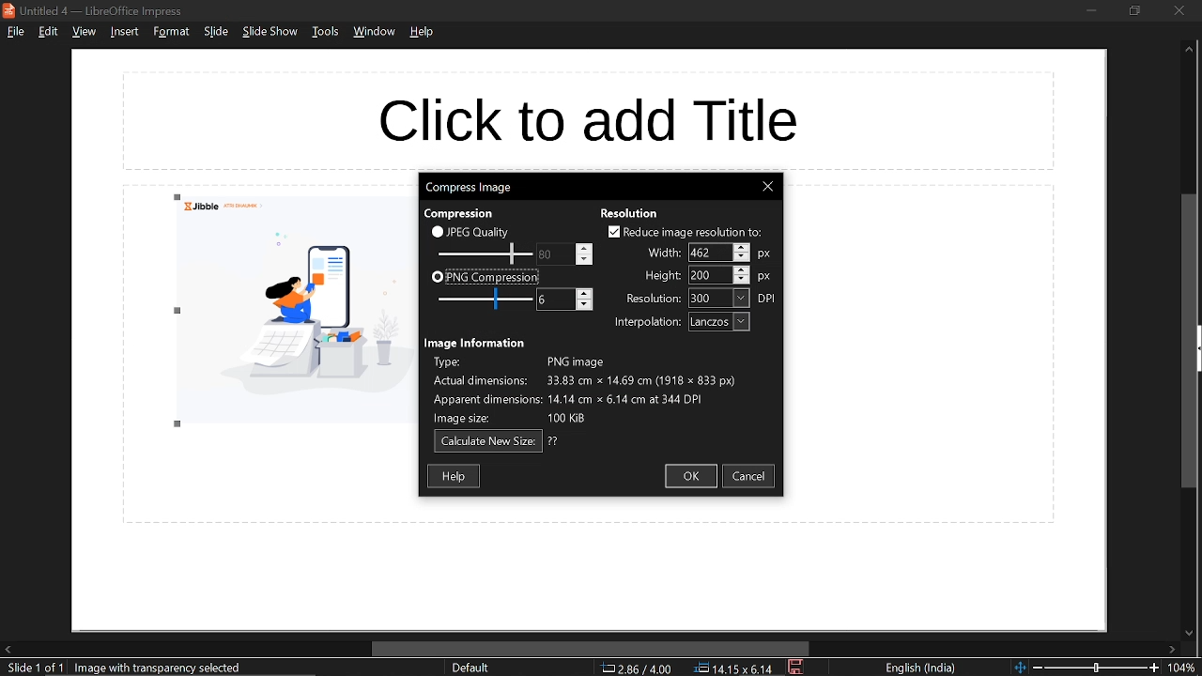 The image size is (1202, 676). What do you see at coordinates (554, 441) in the screenshot?
I see `question mark` at bounding box center [554, 441].